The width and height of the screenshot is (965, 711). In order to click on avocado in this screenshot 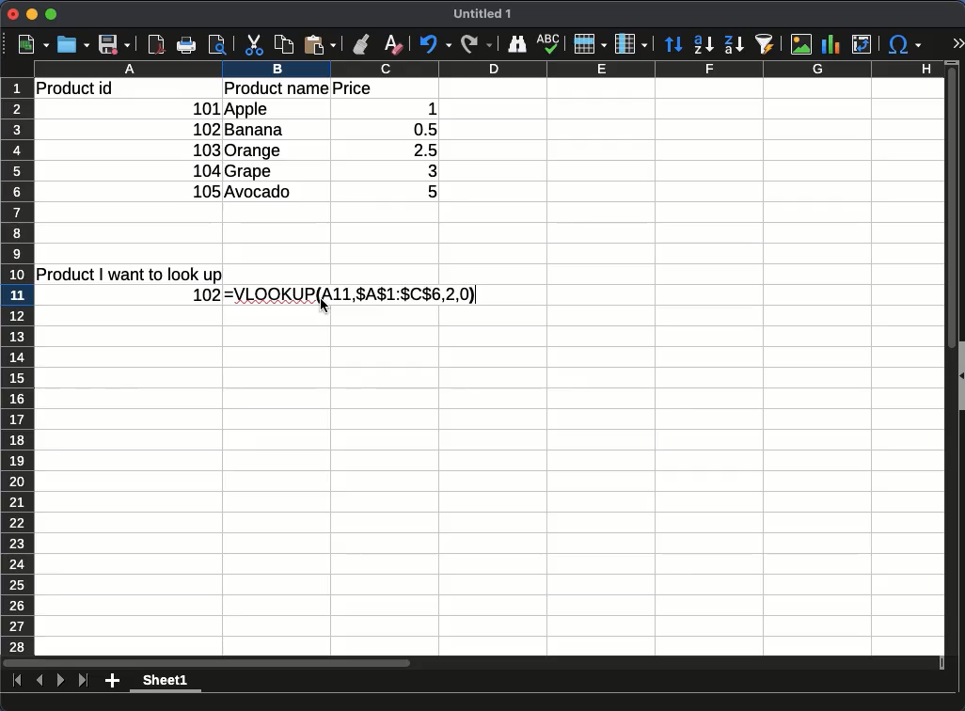, I will do `click(261, 192)`.